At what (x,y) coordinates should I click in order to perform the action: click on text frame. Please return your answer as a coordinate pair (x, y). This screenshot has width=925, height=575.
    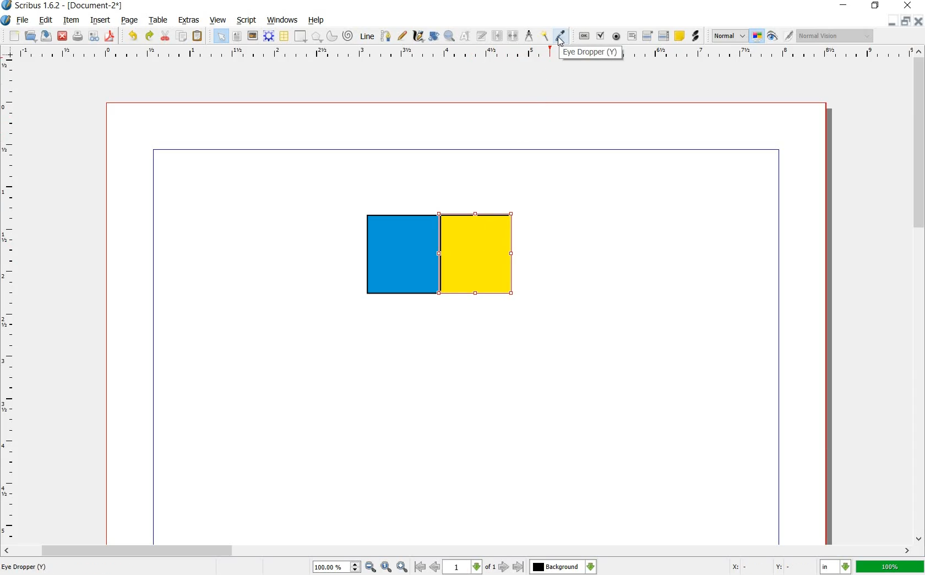
    Looking at the image, I should click on (237, 37).